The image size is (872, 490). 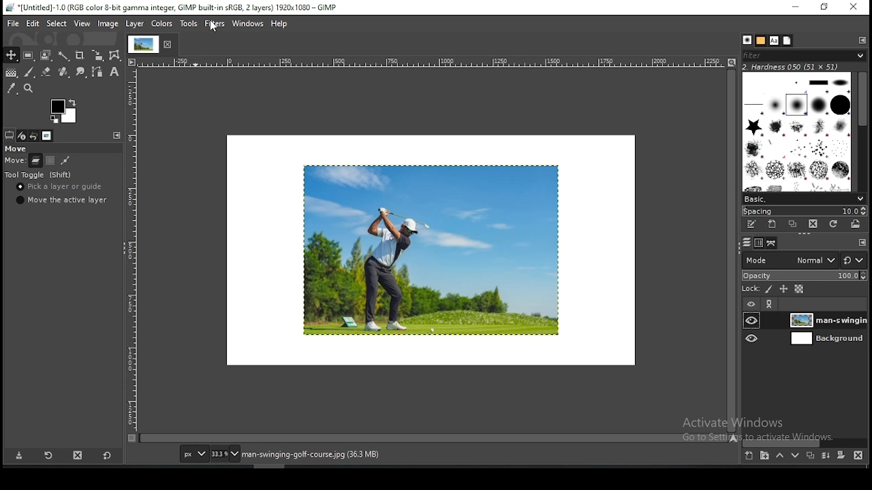 What do you see at coordinates (22, 135) in the screenshot?
I see `device status` at bounding box center [22, 135].